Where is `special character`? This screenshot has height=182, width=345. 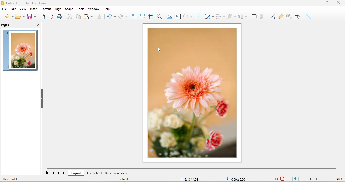
special character is located at coordinates (188, 17).